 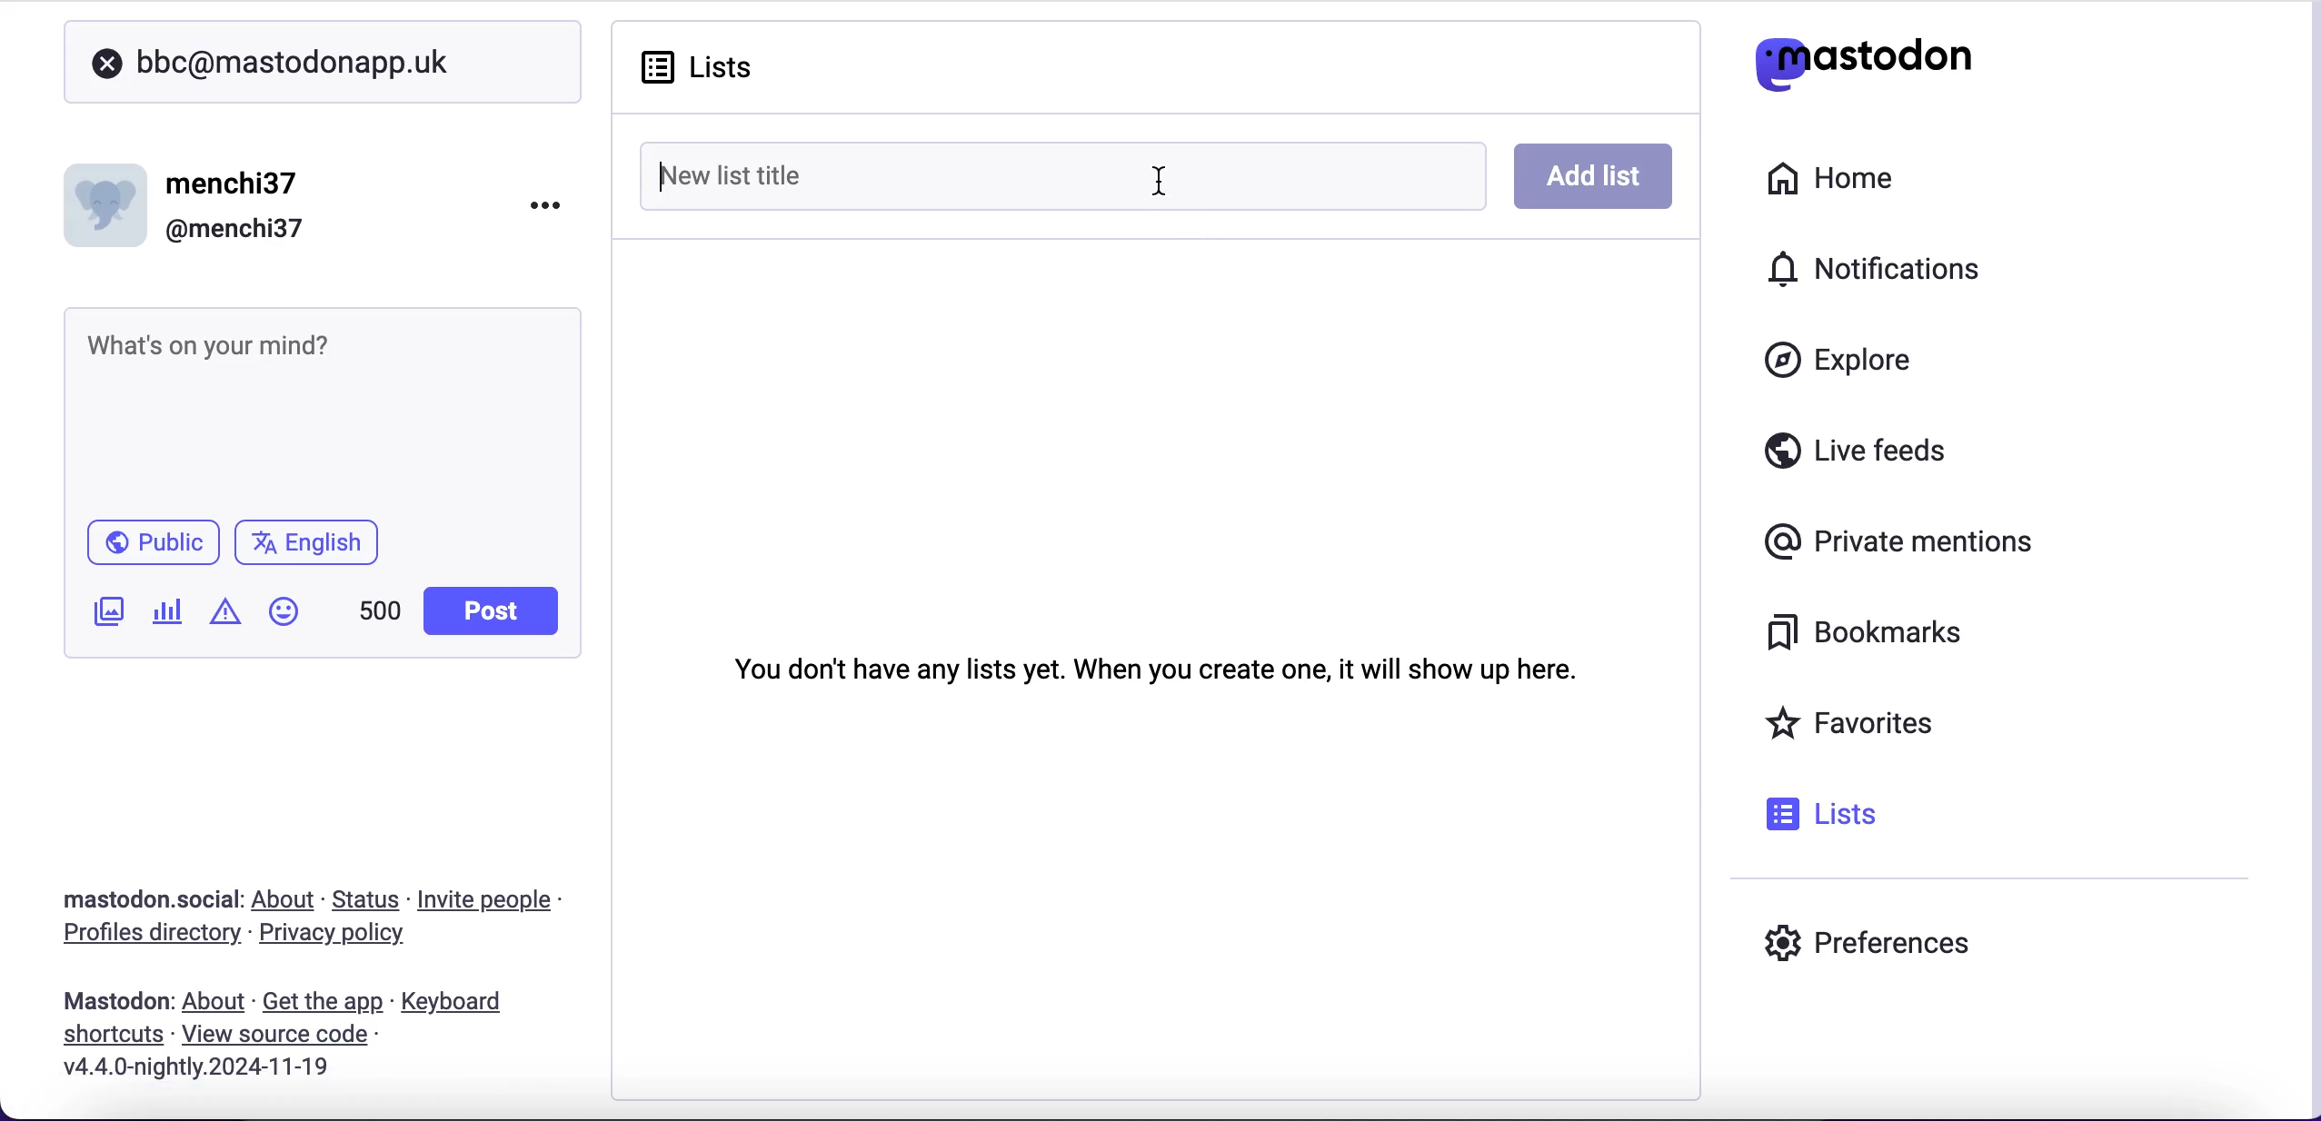 I want to click on explore, so click(x=1856, y=362).